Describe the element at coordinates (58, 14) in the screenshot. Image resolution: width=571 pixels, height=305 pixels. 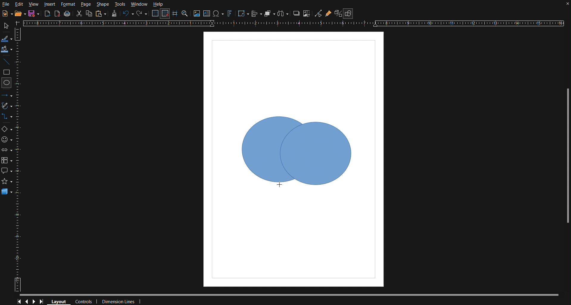
I see `Export as PDF` at that location.